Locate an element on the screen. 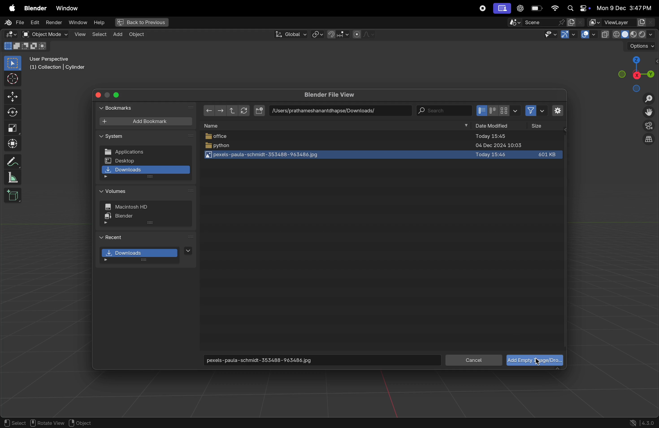  render is located at coordinates (54, 23).